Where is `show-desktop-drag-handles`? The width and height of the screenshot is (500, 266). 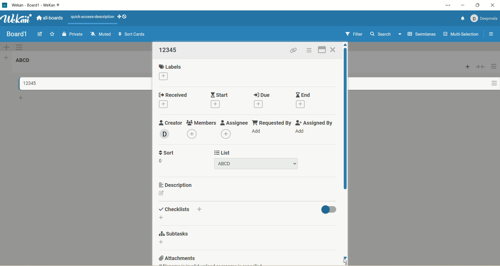
show-desktop-drag-handles is located at coordinates (126, 17).